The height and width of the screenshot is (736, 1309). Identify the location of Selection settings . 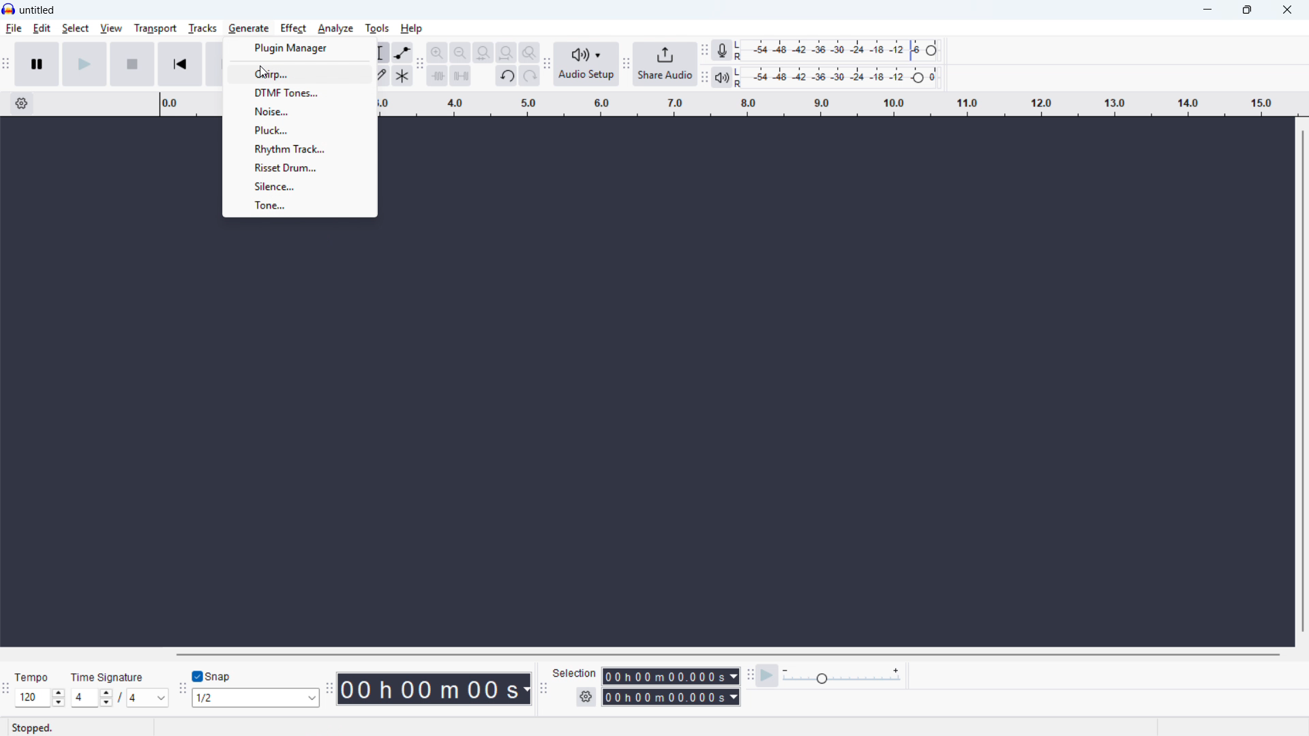
(586, 698).